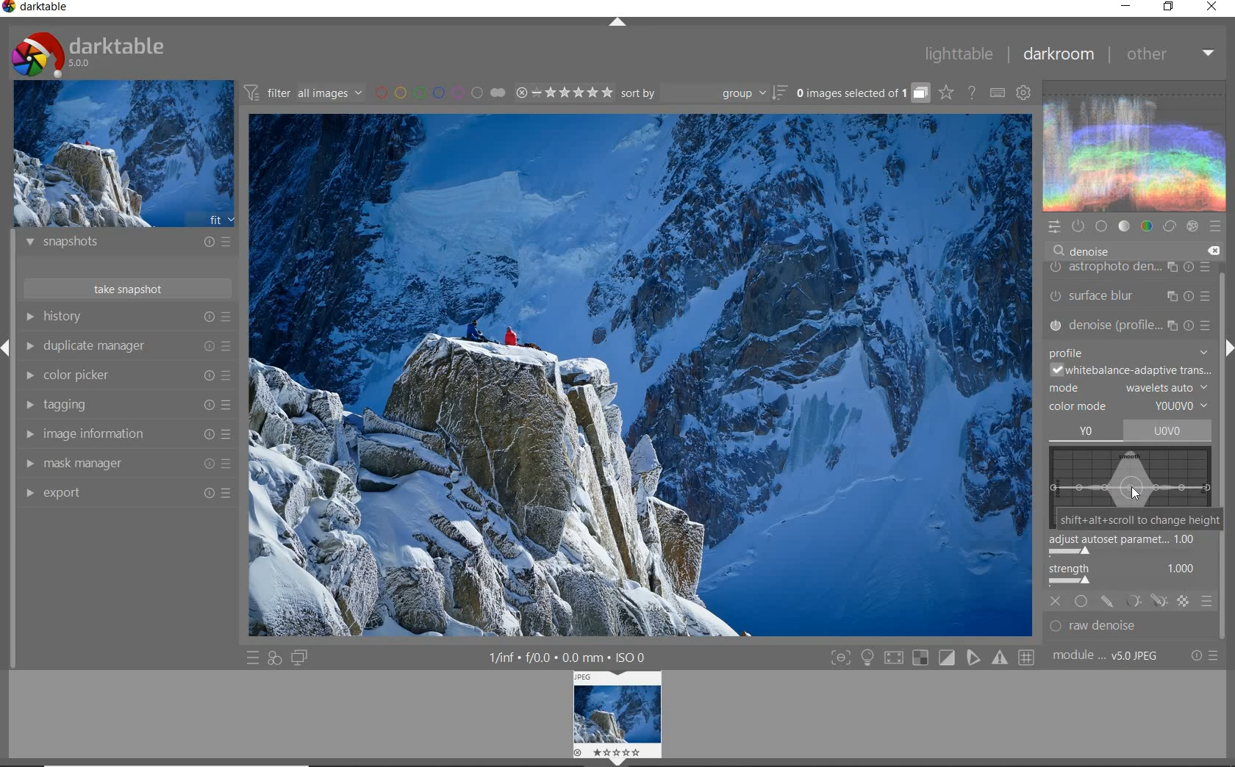 The image size is (1235, 767). What do you see at coordinates (1137, 493) in the screenshot?
I see `CURSOR` at bounding box center [1137, 493].